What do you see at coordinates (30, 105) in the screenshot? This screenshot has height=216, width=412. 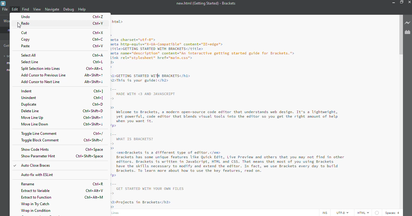 I see `duplicated` at bounding box center [30, 105].